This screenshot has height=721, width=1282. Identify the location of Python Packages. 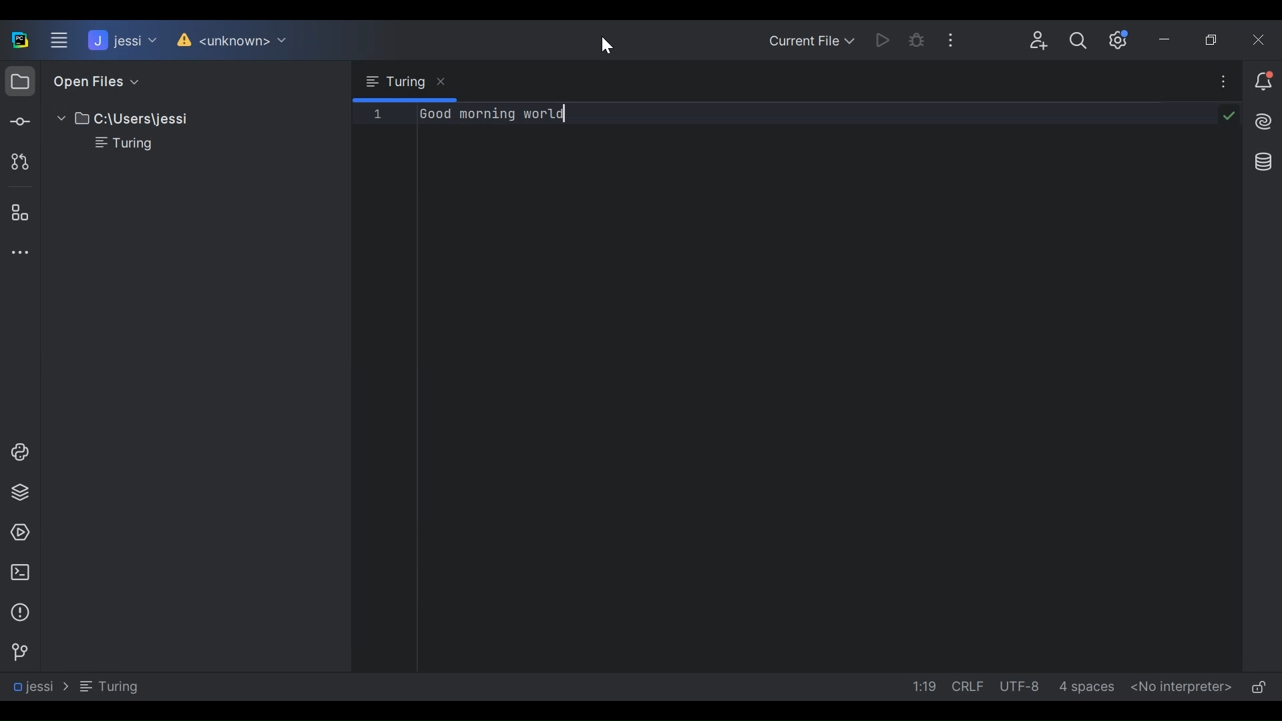
(19, 493).